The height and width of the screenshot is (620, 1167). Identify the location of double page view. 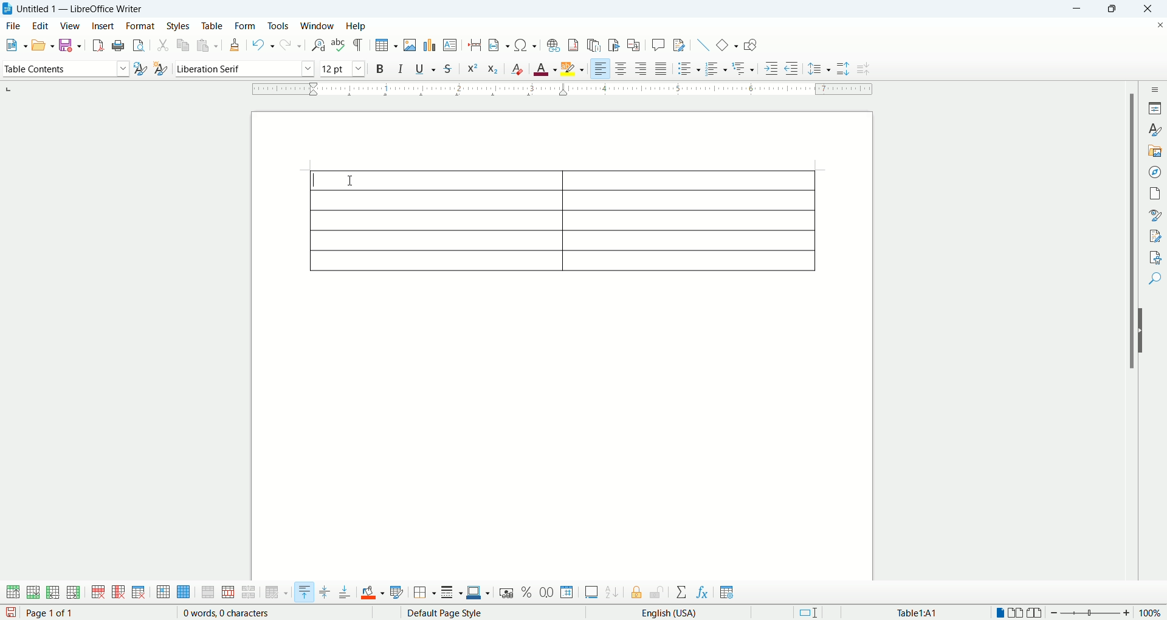
(1018, 613).